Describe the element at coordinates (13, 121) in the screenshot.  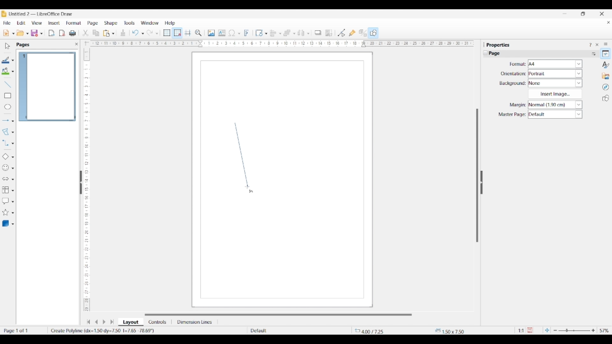
I see `Line and arrow options` at that location.